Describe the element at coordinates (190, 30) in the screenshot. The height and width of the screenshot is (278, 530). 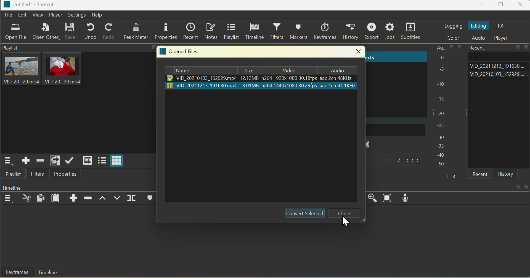
I see `Recent` at that location.